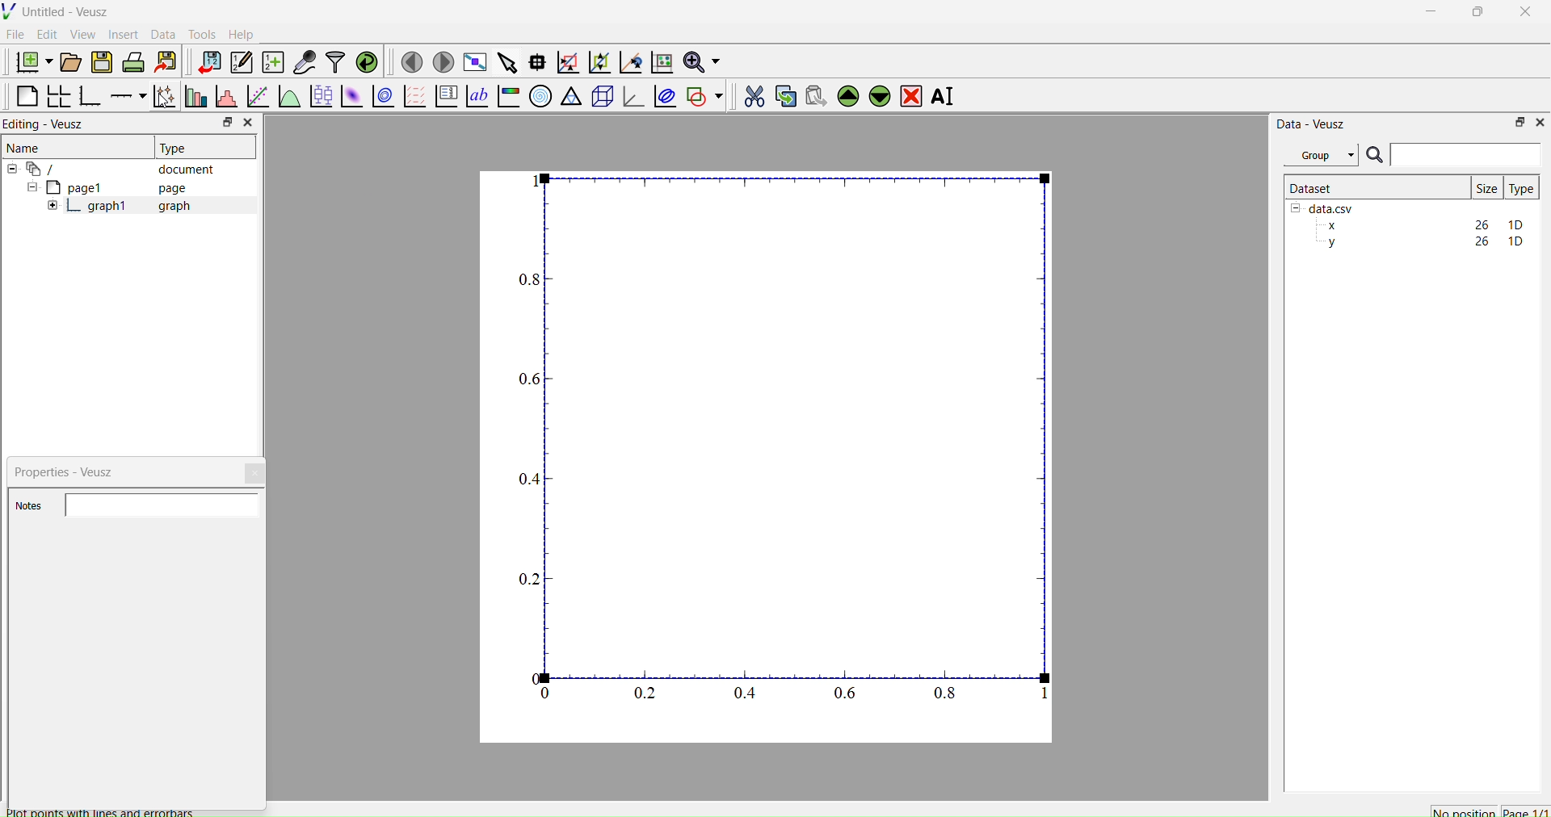 This screenshot has height=817, width=1551. Describe the element at coordinates (1431, 15) in the screenshot. I see `Minimize` at that location.